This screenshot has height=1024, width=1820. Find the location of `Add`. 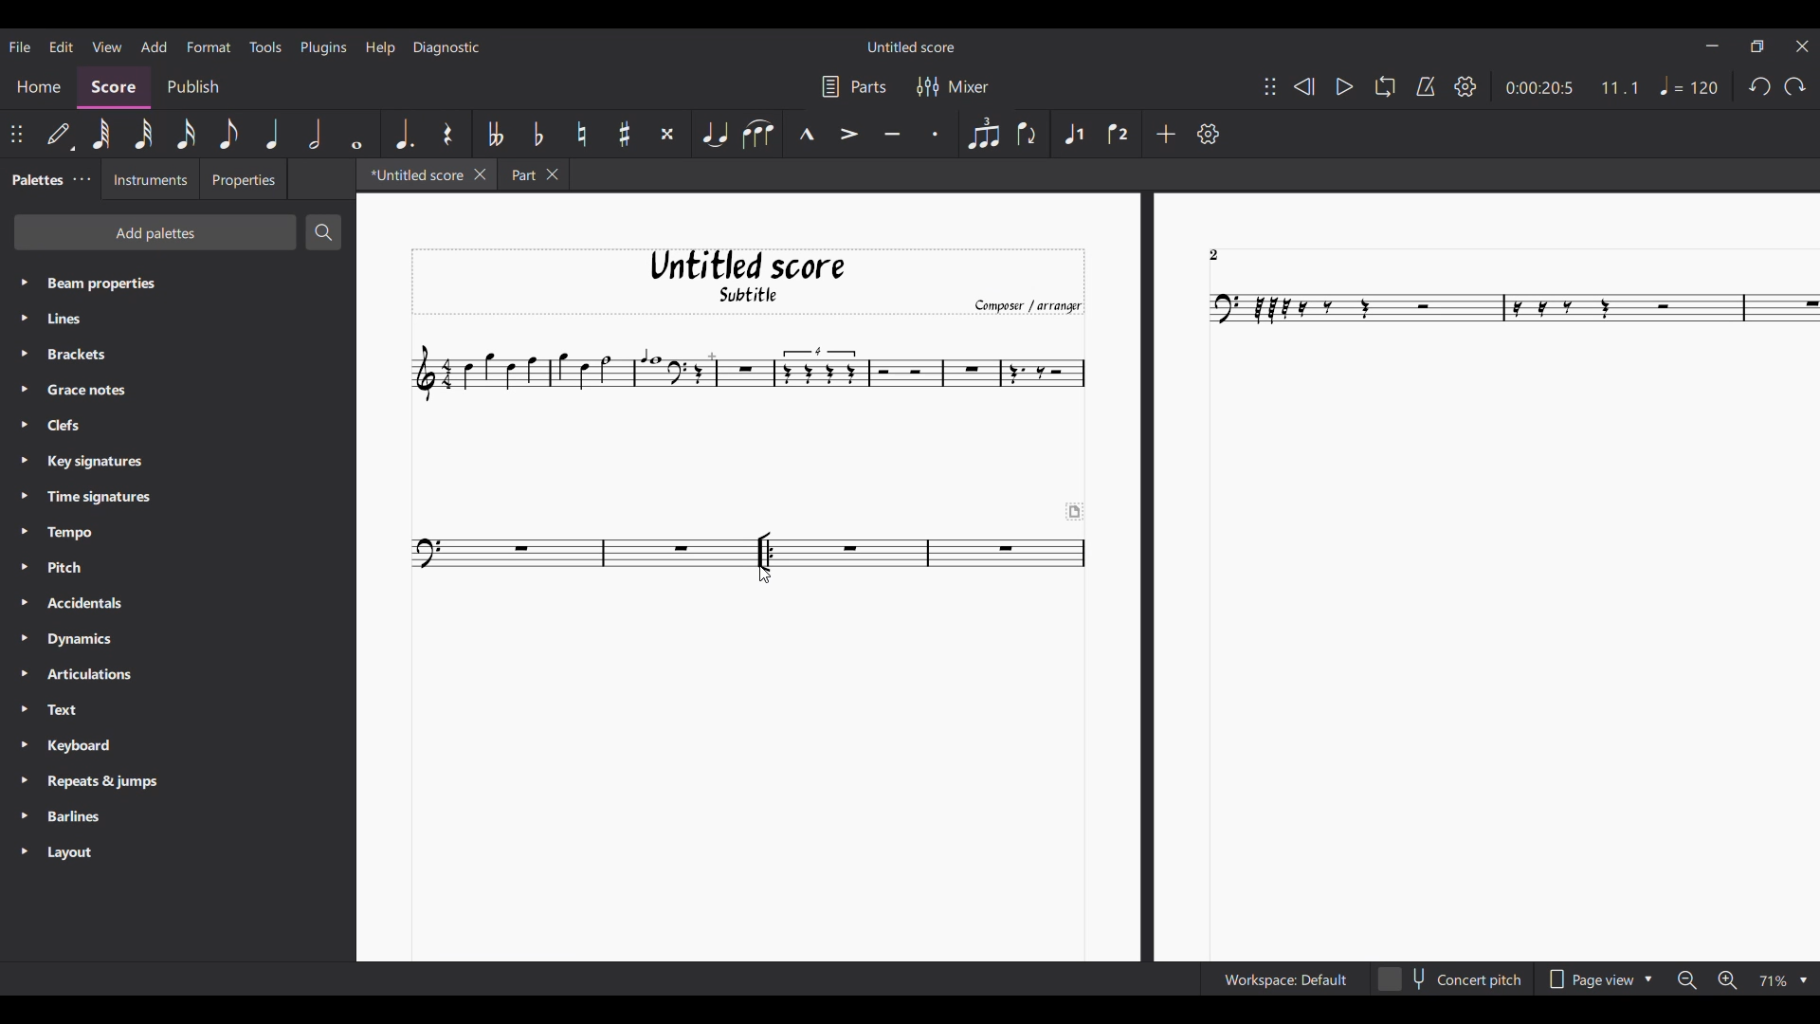

Add is located at coordinates (1167, 134).